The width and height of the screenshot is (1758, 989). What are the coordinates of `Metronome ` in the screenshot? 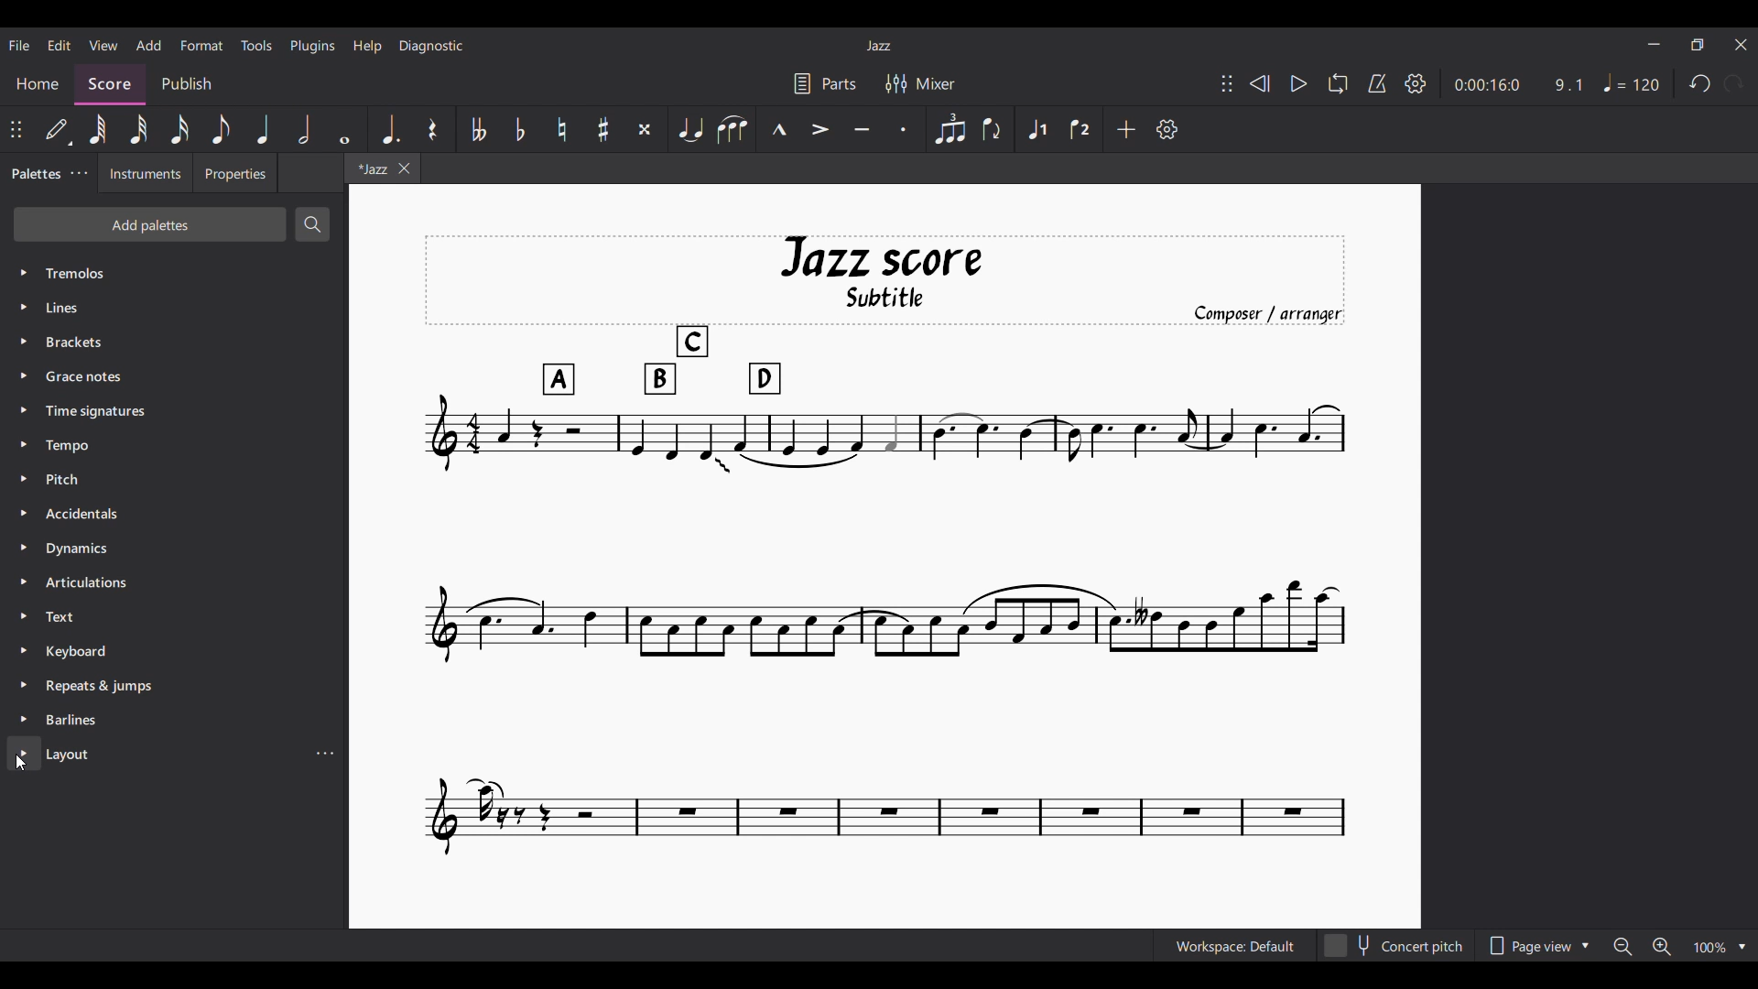 It's located at (1377, 83).